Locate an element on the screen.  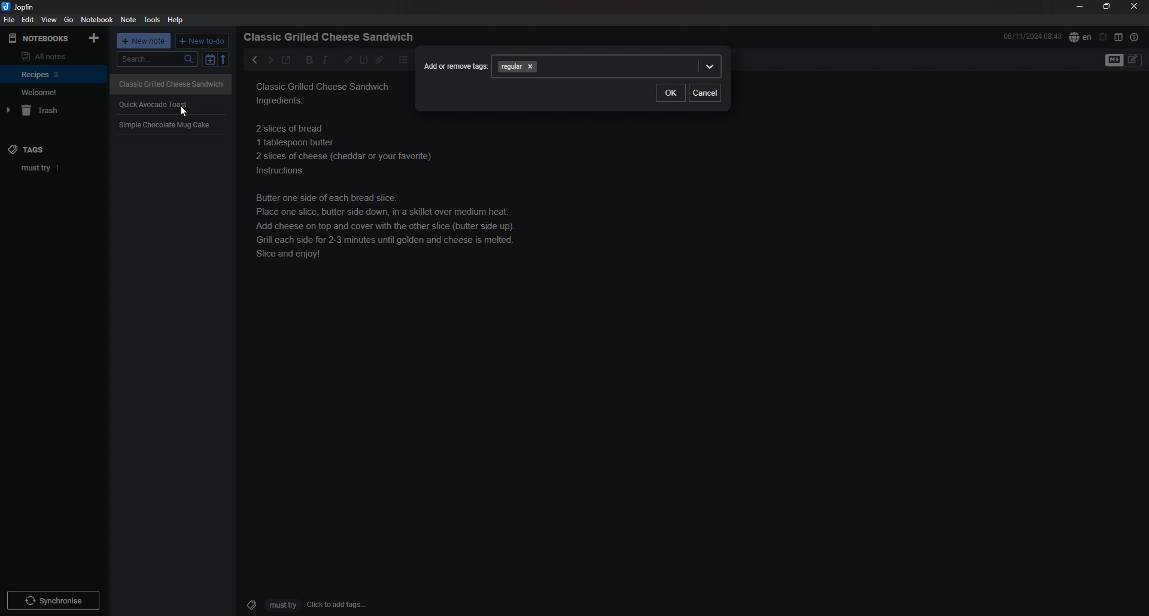
notebook is located at coordinates (53, 92).